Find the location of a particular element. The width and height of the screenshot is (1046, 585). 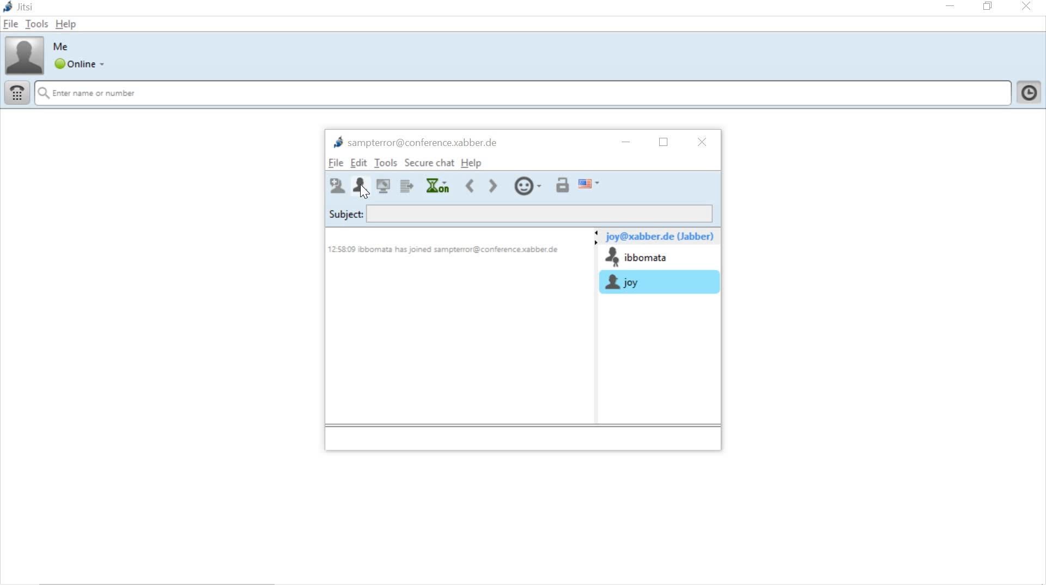

global status is located at coordinates (81, 64).